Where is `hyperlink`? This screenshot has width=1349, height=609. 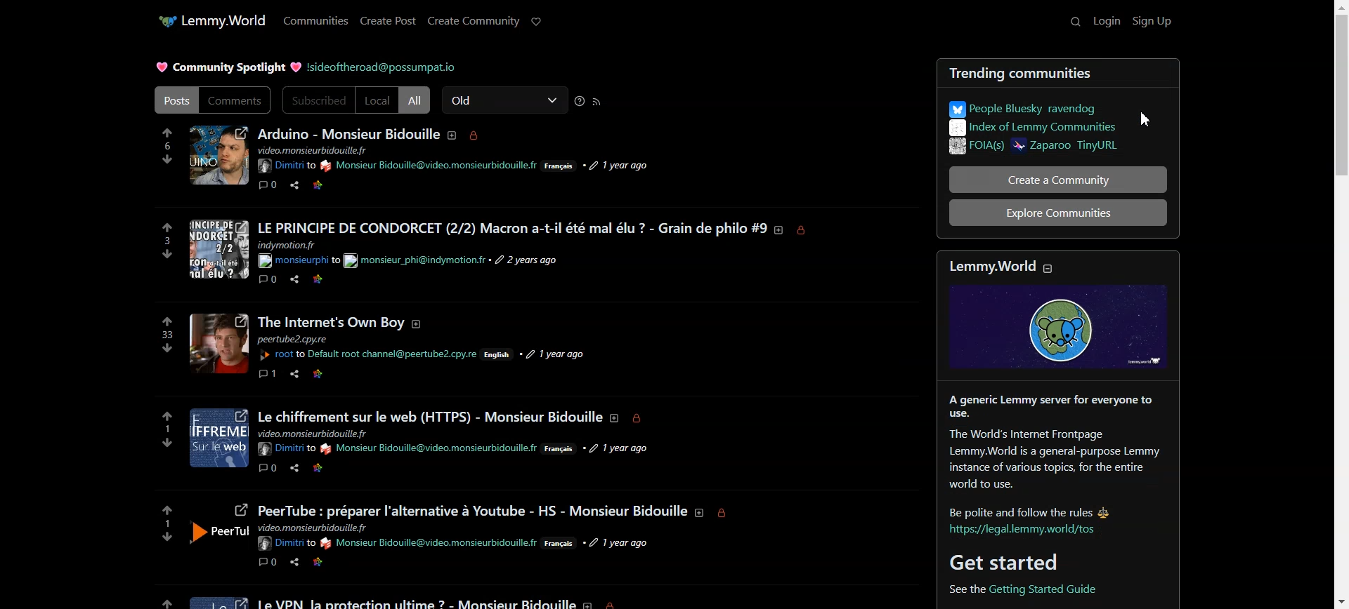 hyperlink is located at coordinates (285, 544).